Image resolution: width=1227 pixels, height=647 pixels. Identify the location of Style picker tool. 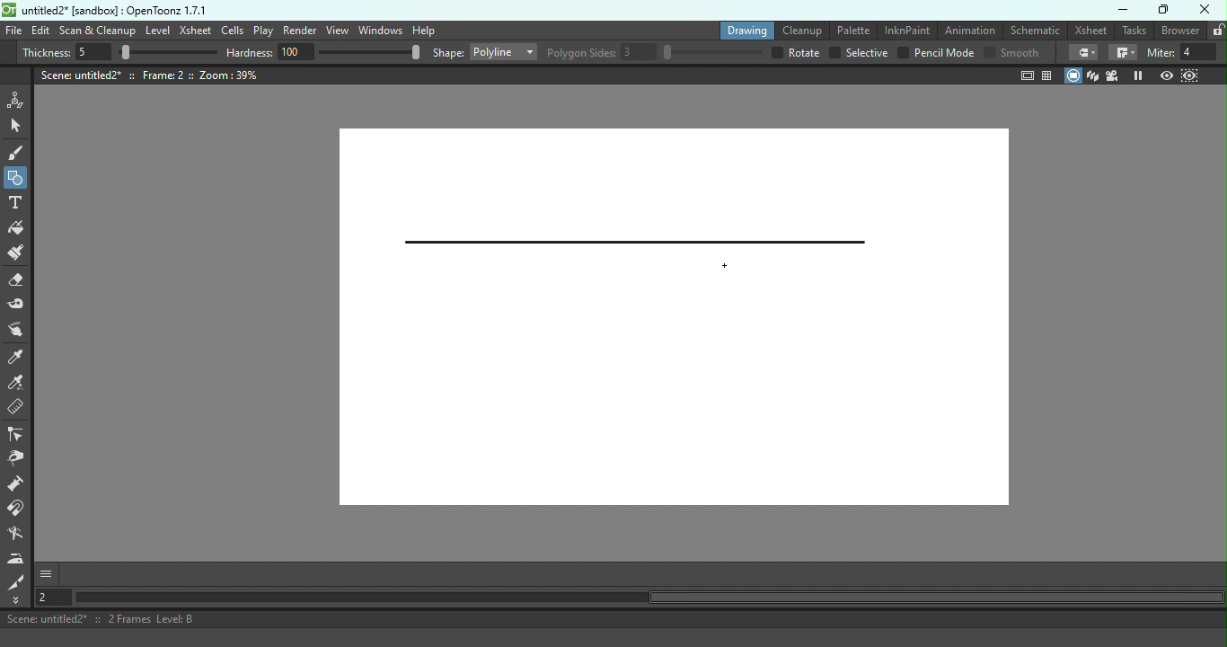
(18, 358).